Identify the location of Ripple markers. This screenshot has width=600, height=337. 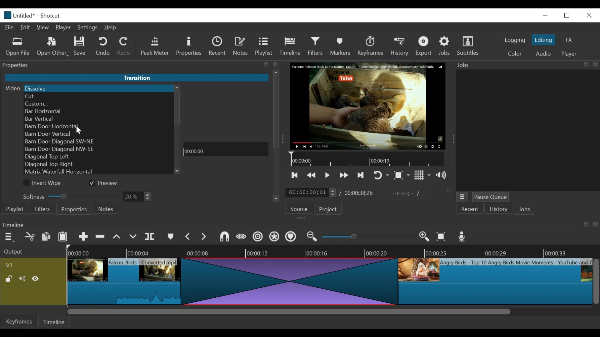
(292, 237).